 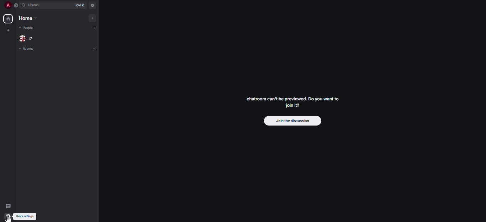 I want to click on people, so click(x=26, y=38).